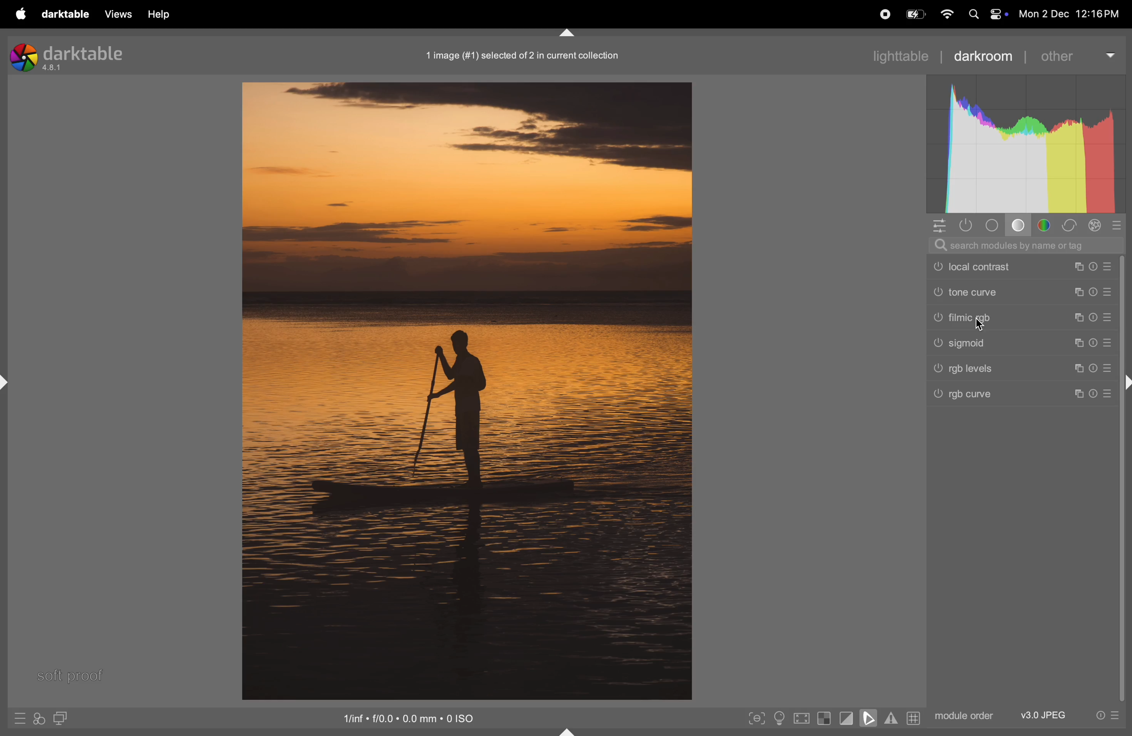 The width and height of the screenshot is (1132, 736). Describe the element at coordinates (946, 15) in the screenshot. I see `wifi` at that location.